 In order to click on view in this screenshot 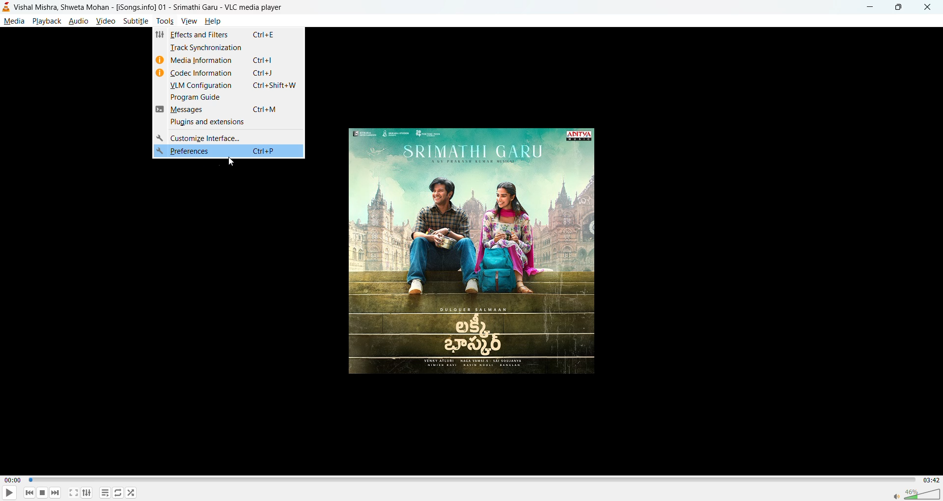, I will do `click(188, 20)`.